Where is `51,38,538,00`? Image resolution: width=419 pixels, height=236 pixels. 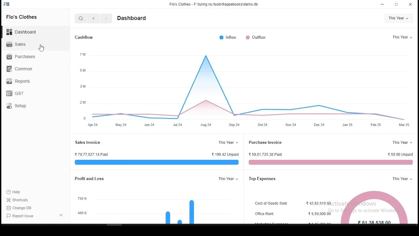
51,38,538,00 is located at coordinates (374, 206).